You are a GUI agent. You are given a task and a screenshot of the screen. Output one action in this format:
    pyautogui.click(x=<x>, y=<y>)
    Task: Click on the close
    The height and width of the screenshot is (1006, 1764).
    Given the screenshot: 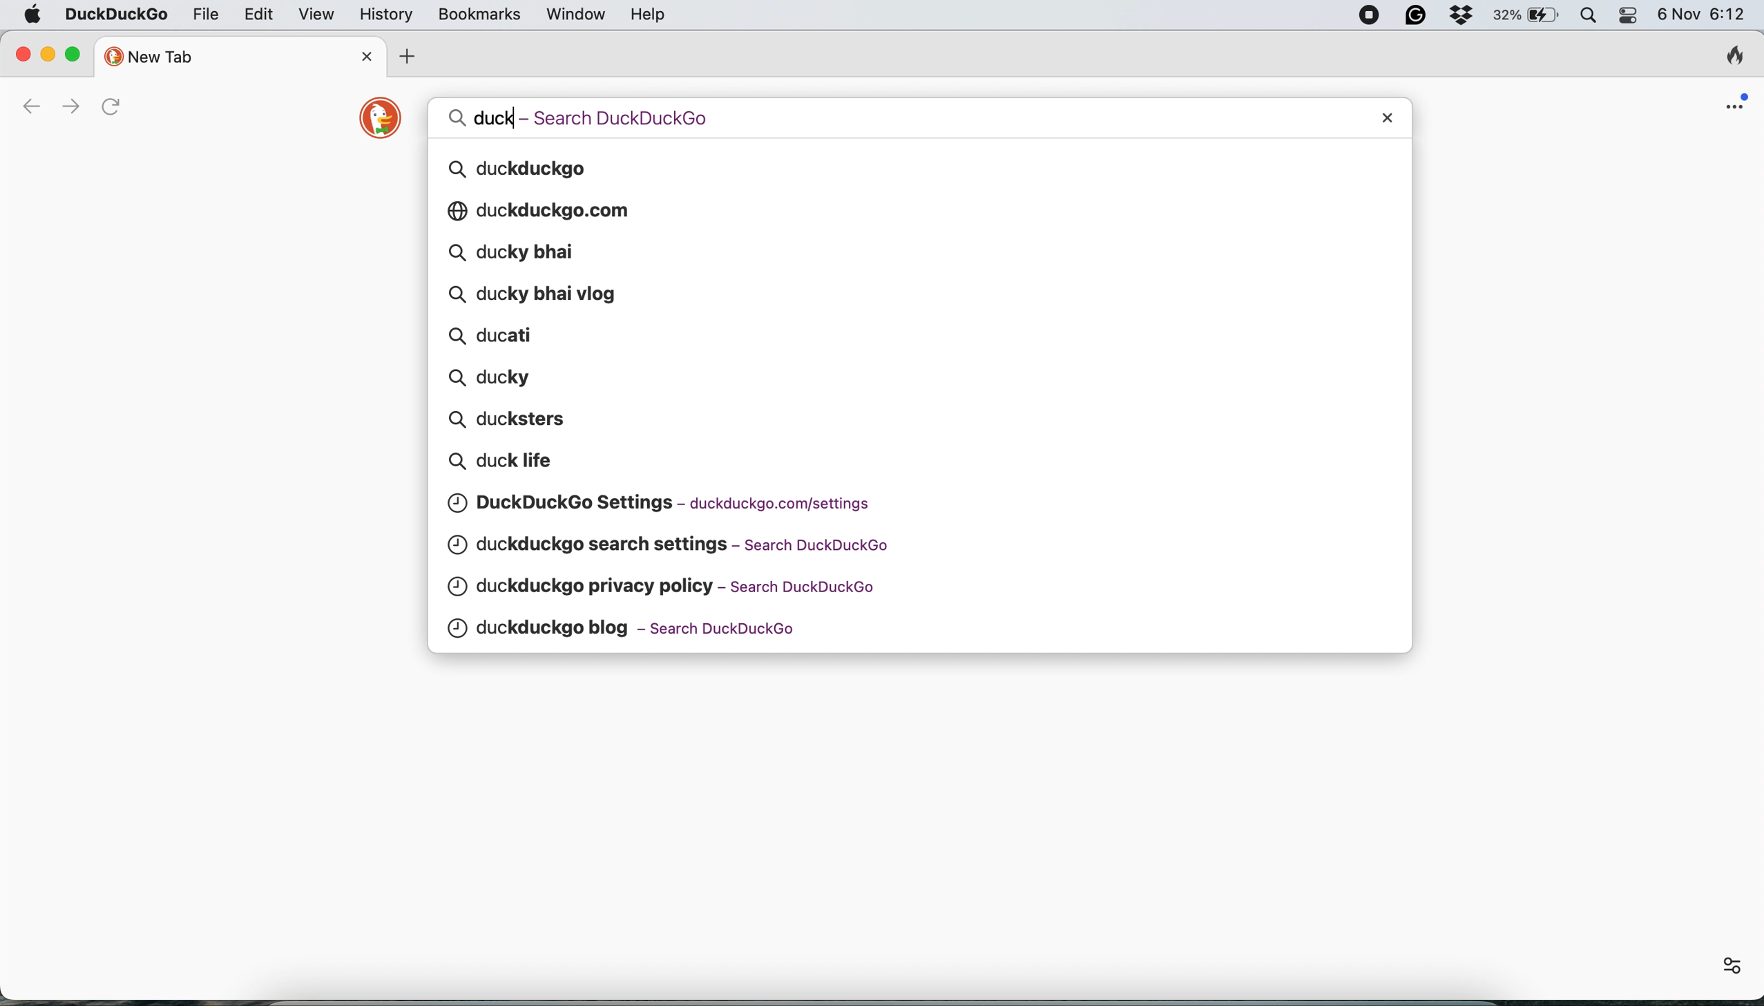 What is the action you would take?
    pyautogui.click(x=23, y=51)
    